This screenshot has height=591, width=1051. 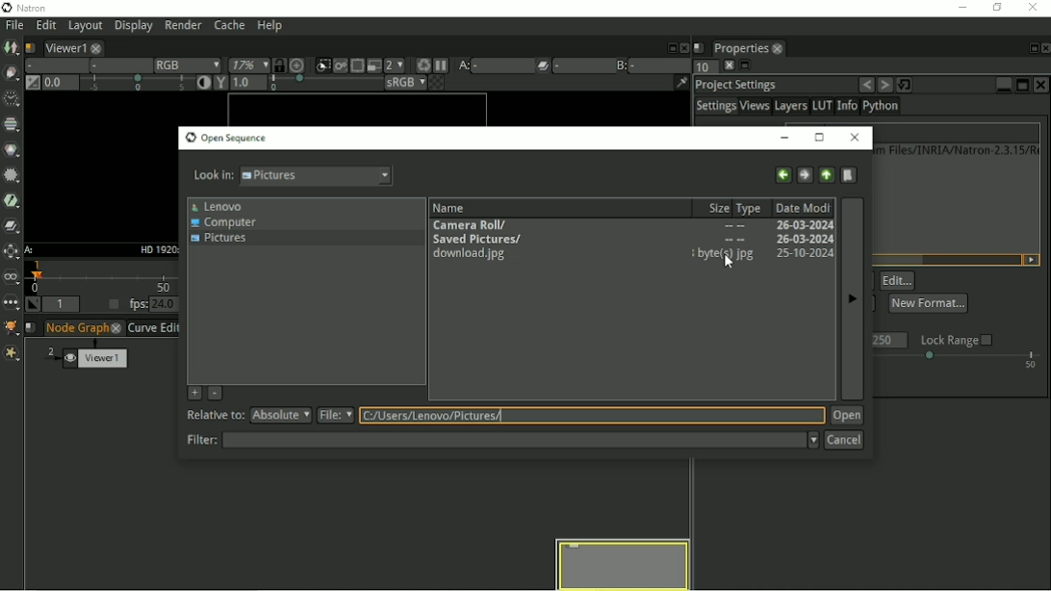 What do you see at coordinates (729, 262) in the screenshot?
I see `cursor` at bounding box center [729, 262].